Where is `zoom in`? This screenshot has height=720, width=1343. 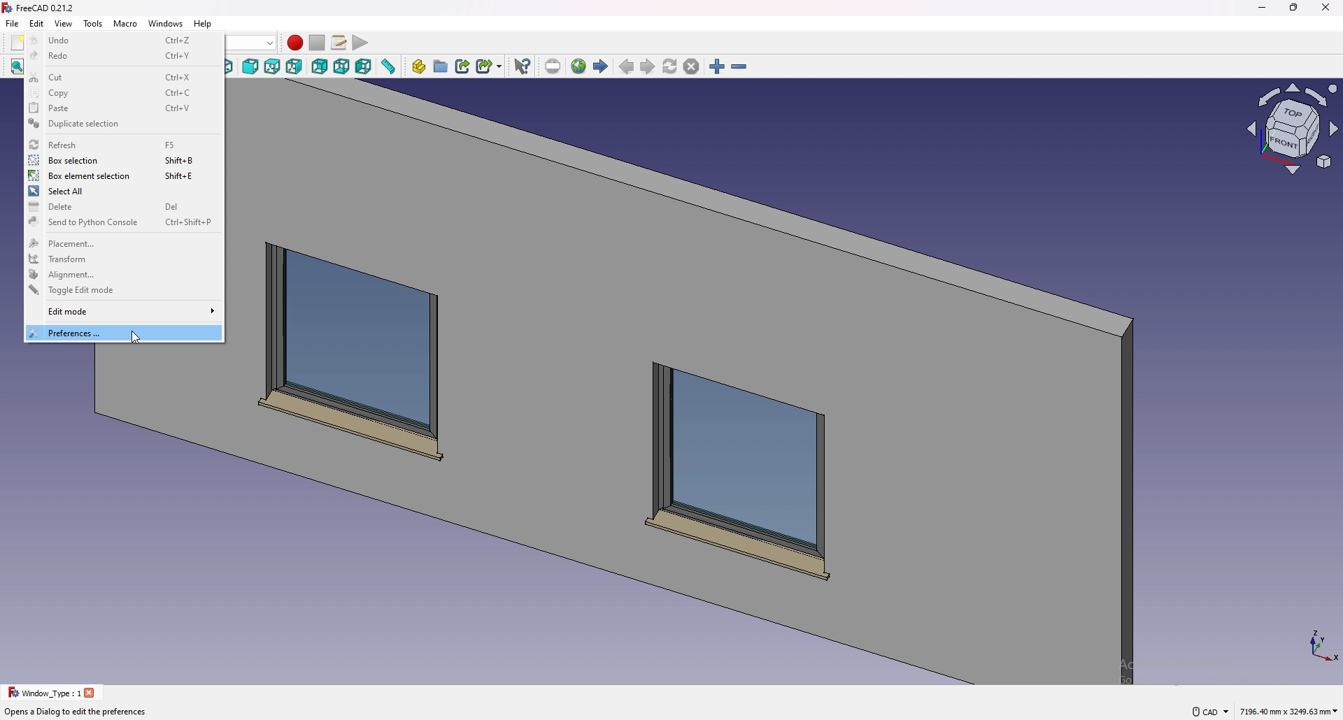
zoom in is located at coordinates (717, 67).